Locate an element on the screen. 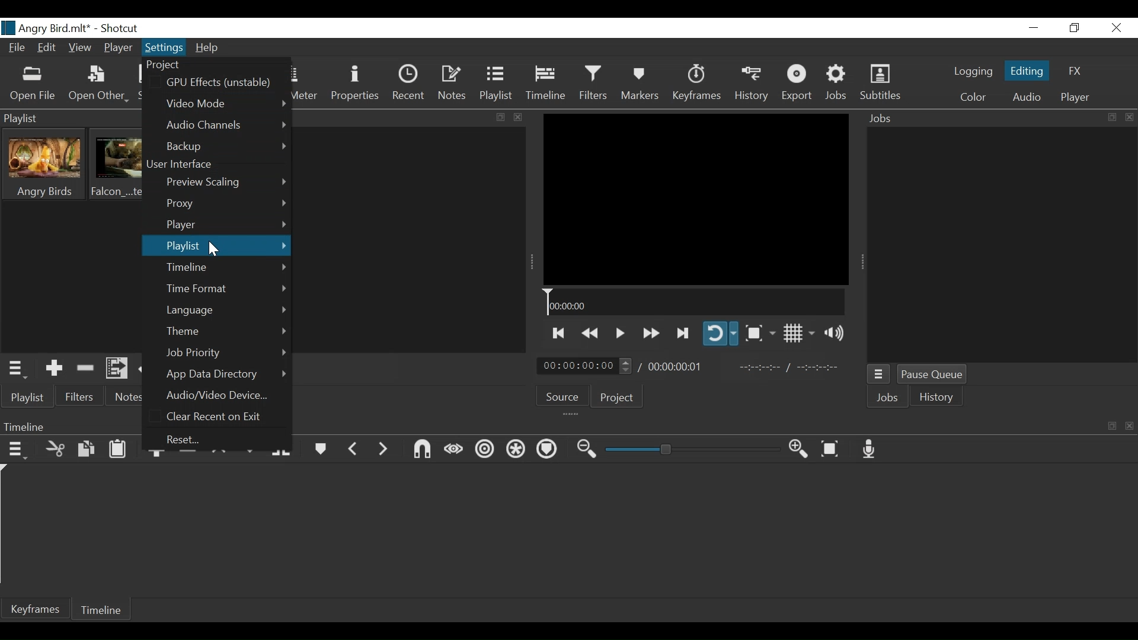 The height and width of the screenshot is (640, 1138). Pause Queue is located at coordinates (934, 376).